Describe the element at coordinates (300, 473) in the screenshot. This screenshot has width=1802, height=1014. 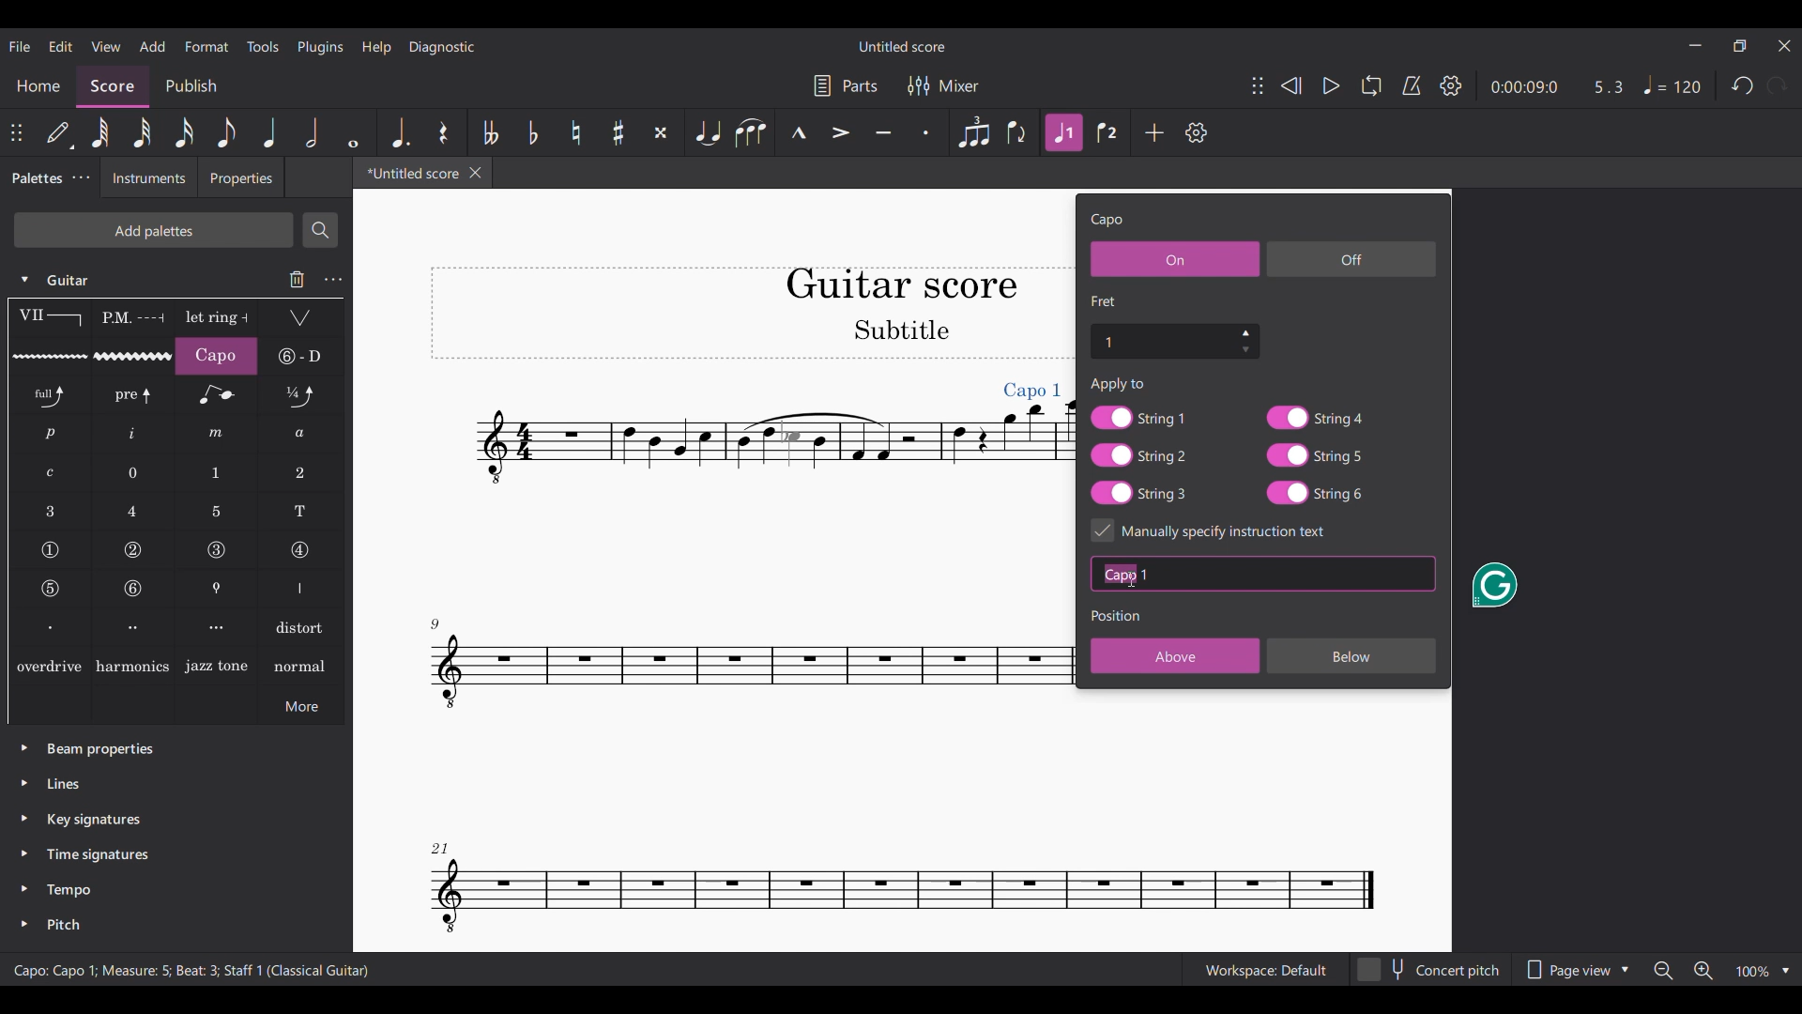
I see `LH guitar fingering 2` at that location.